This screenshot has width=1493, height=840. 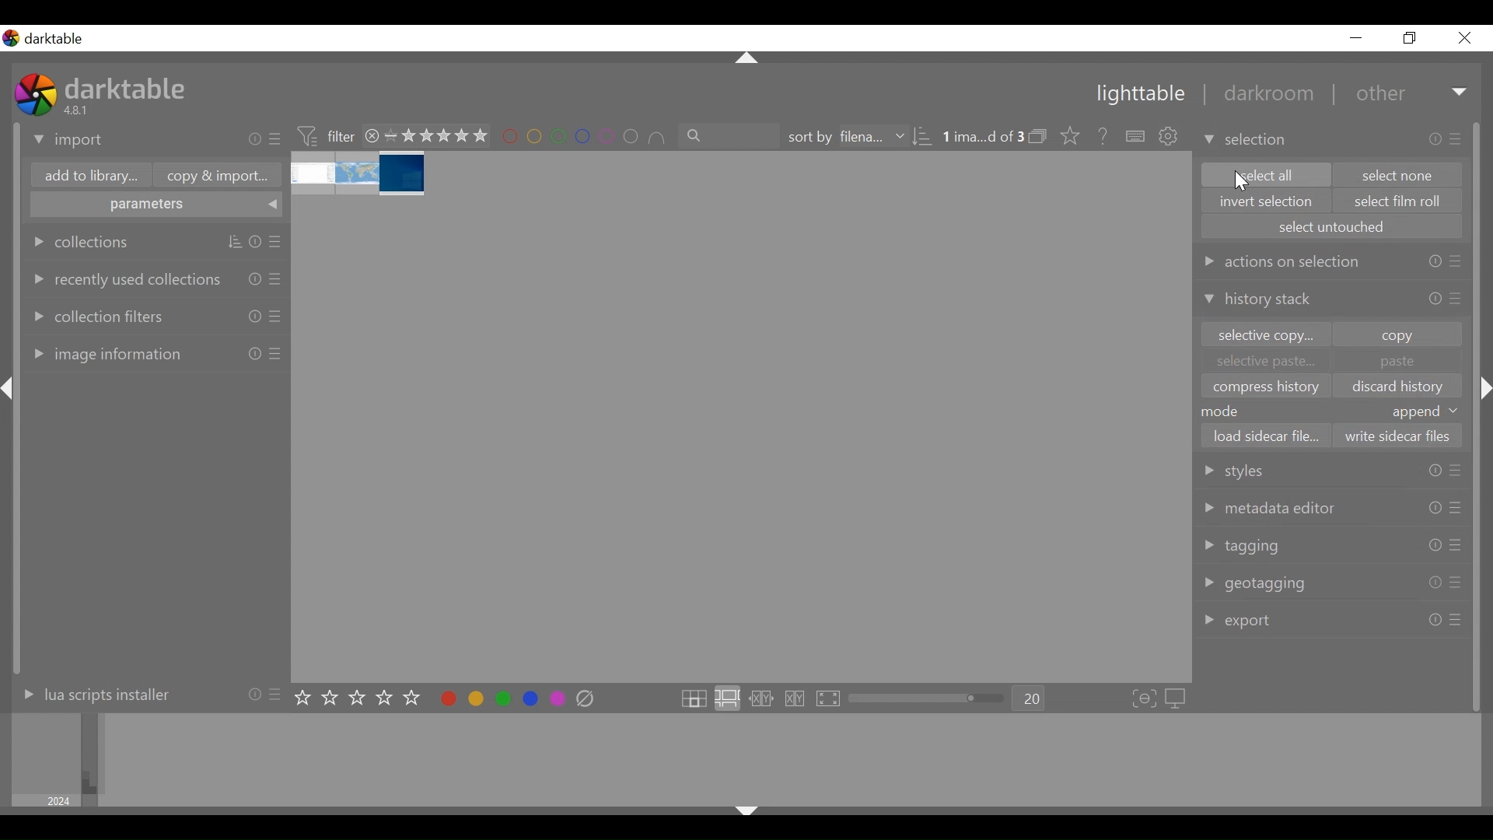 I want to click on darkroom, so click(x=1262, y=96).